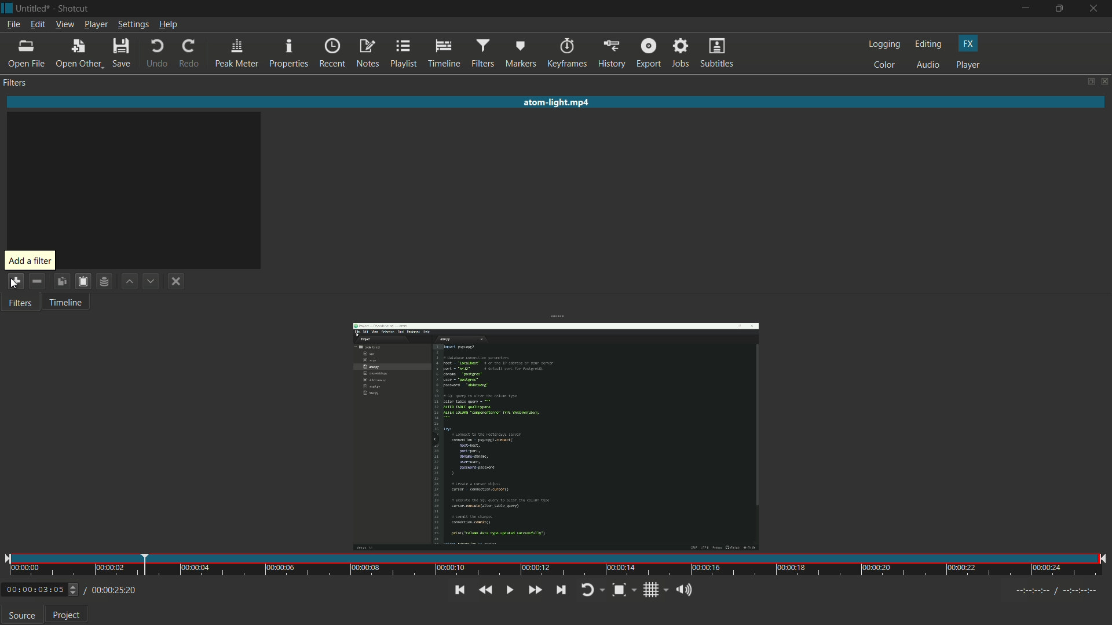  What do you see at coordinates (332, 53) in the screenshot?
I see `recent` at bounding box center [332, 53].